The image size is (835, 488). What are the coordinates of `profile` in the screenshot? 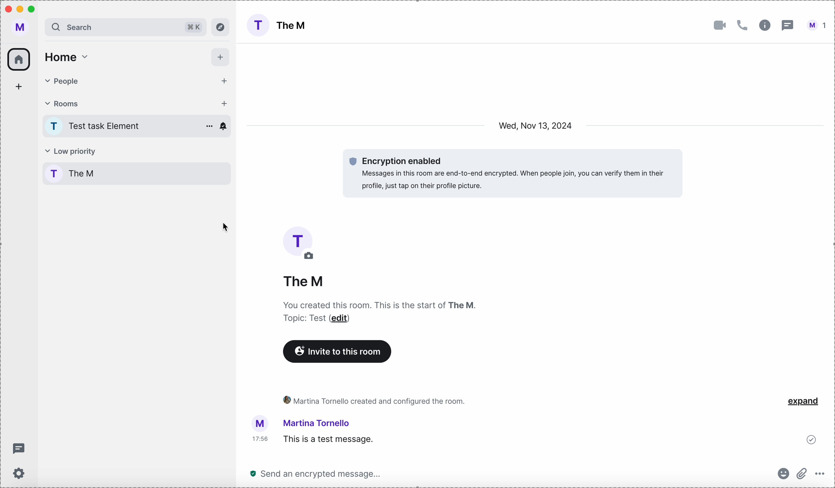 It's located at (54, 174).